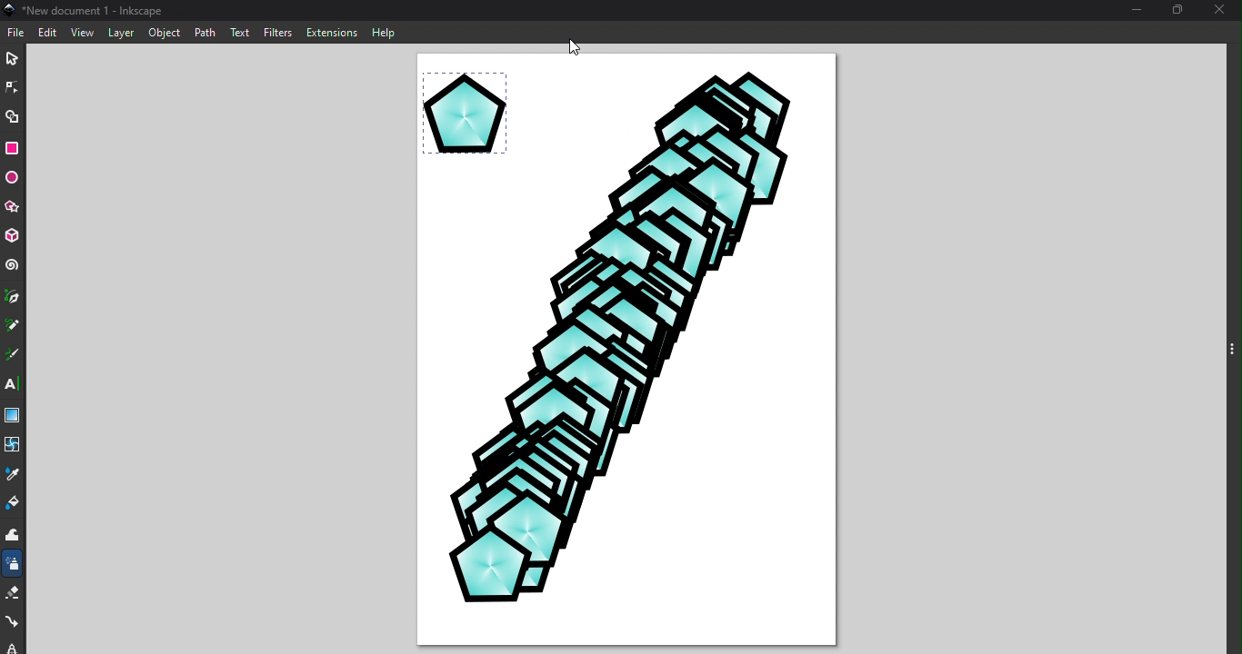 This screenshot has height=654, width=1242. I want to click on Connector tool, so click(15, 619).